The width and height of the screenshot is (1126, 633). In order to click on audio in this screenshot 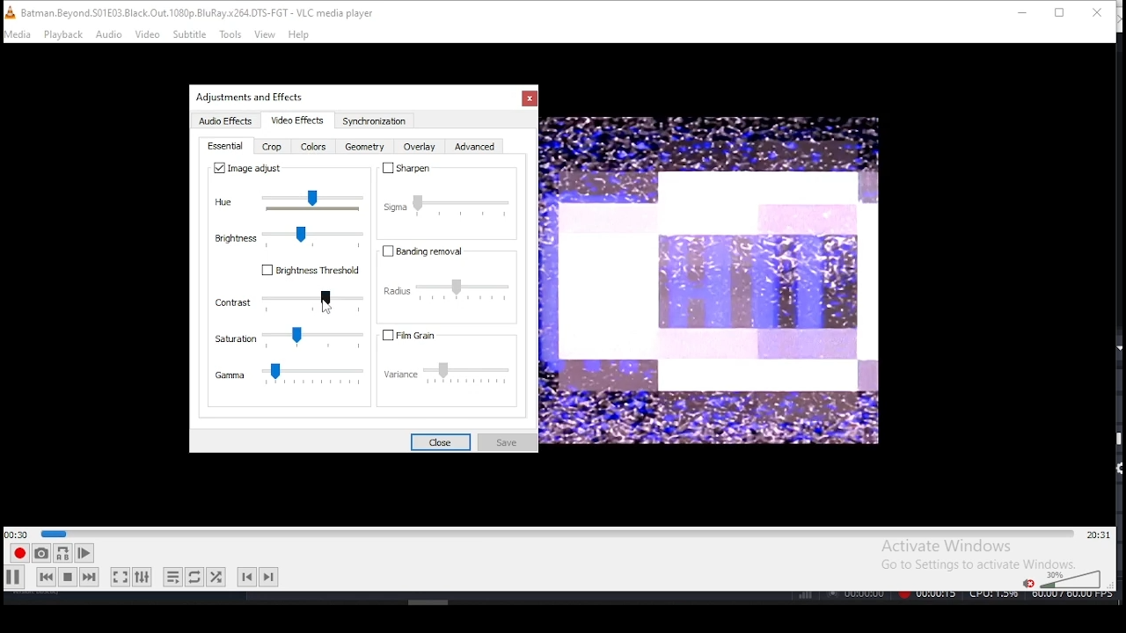, I will do `click(110, 35)`.